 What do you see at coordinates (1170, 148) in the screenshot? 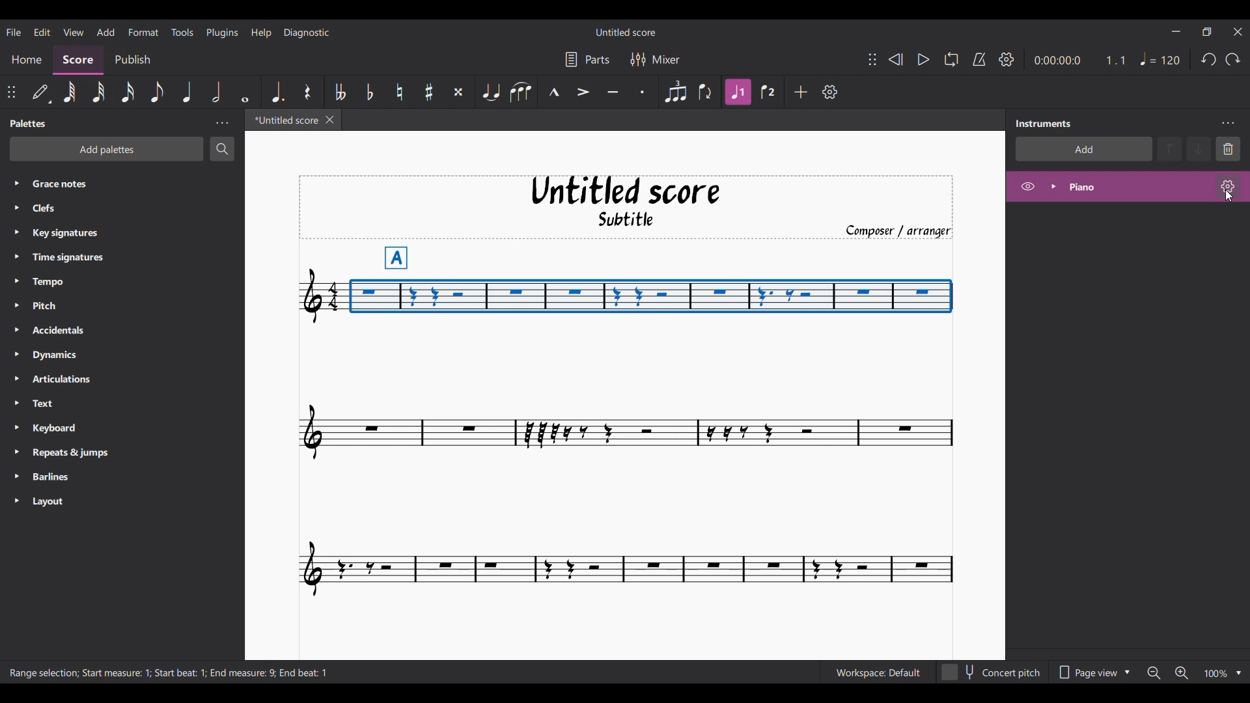
I see `Move instrument up` at bounding box center [1170, 148].